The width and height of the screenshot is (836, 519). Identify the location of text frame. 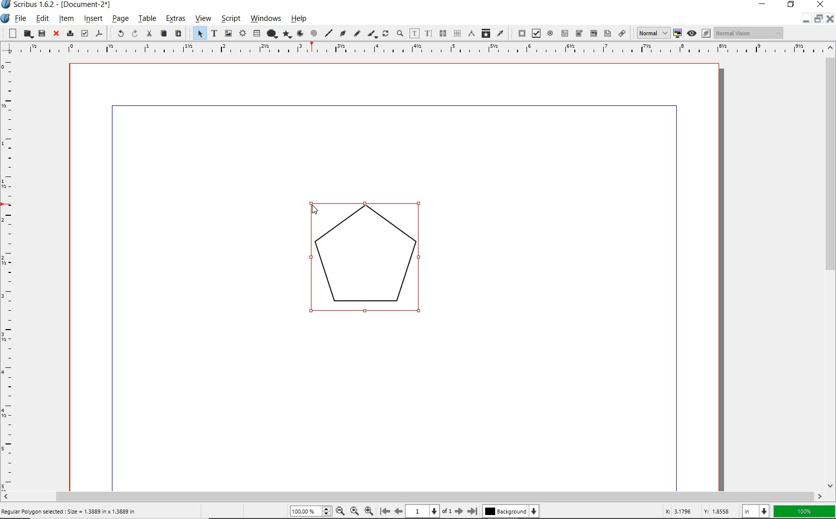
(214, 34).